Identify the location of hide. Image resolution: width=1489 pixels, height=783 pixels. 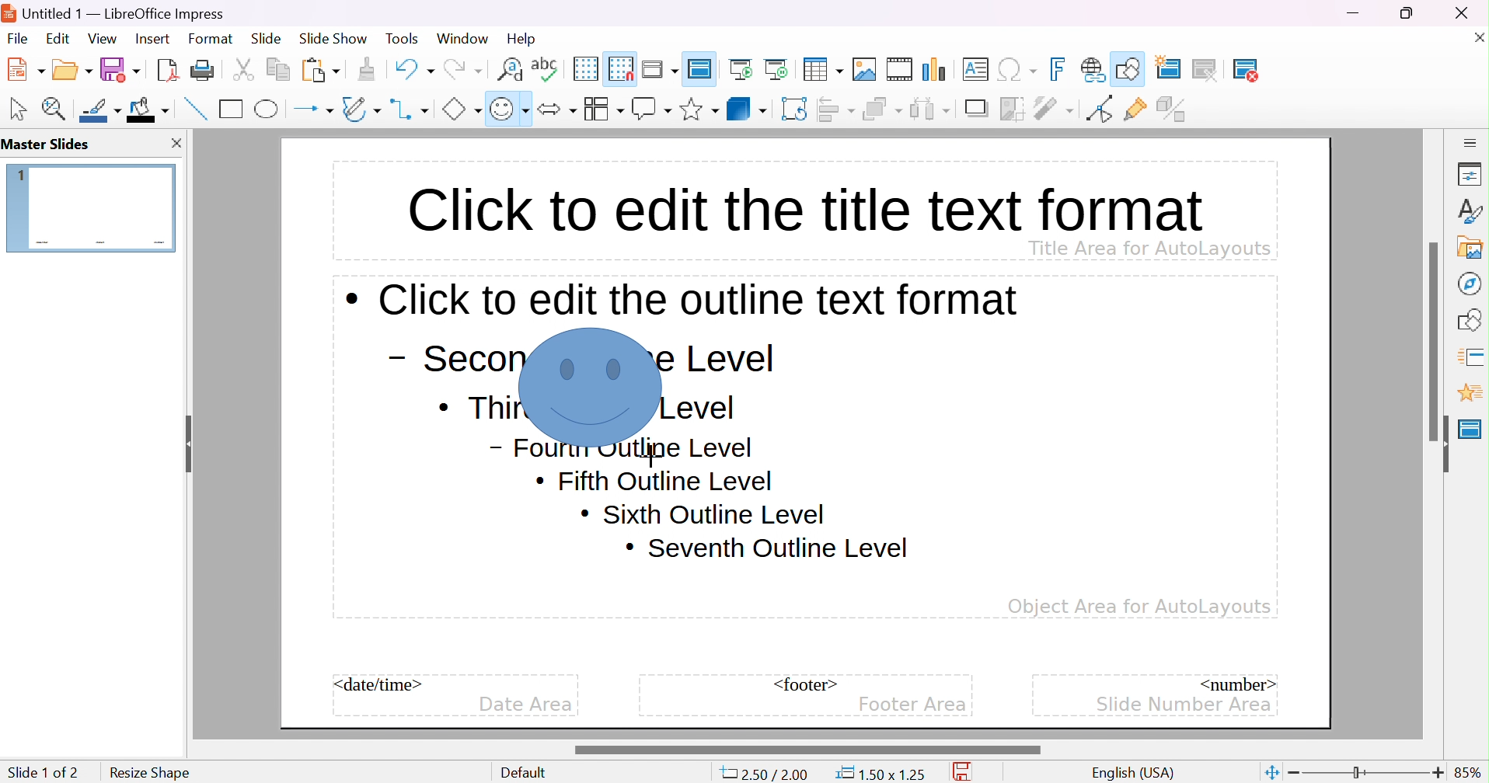
(1441, 444).